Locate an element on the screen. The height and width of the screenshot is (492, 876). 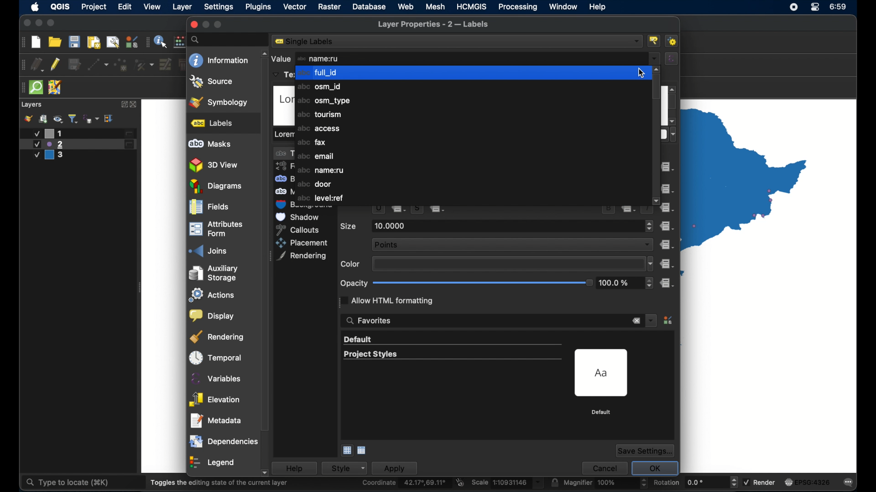
10.0000 is located at coordinates (391, 226).